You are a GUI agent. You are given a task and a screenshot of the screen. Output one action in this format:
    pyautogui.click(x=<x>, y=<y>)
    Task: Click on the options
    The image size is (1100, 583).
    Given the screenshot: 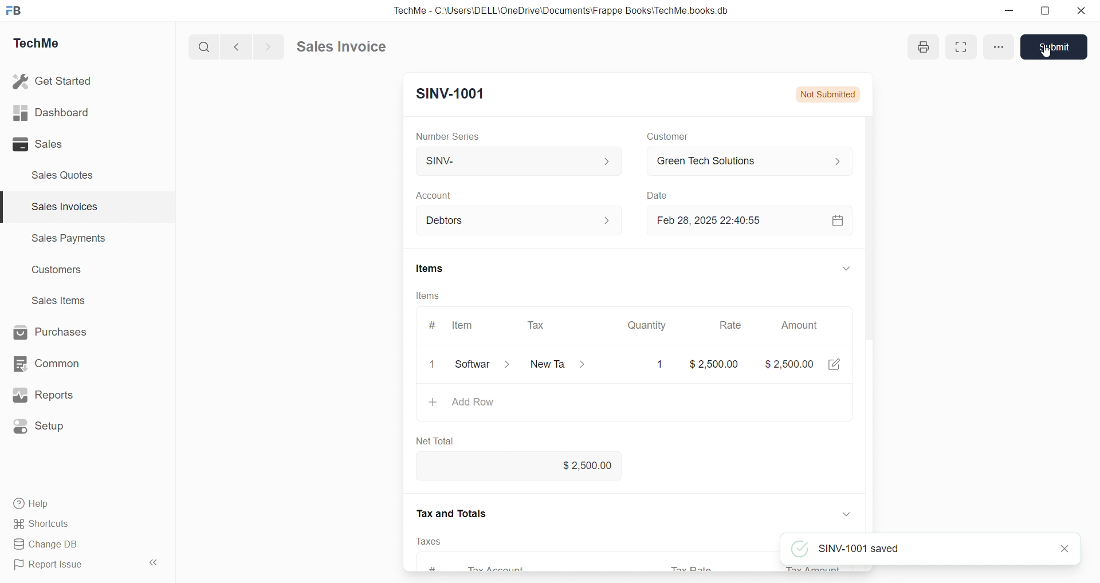 What is the action you would take?
    pyautogui.click(x=998, y=46)
    